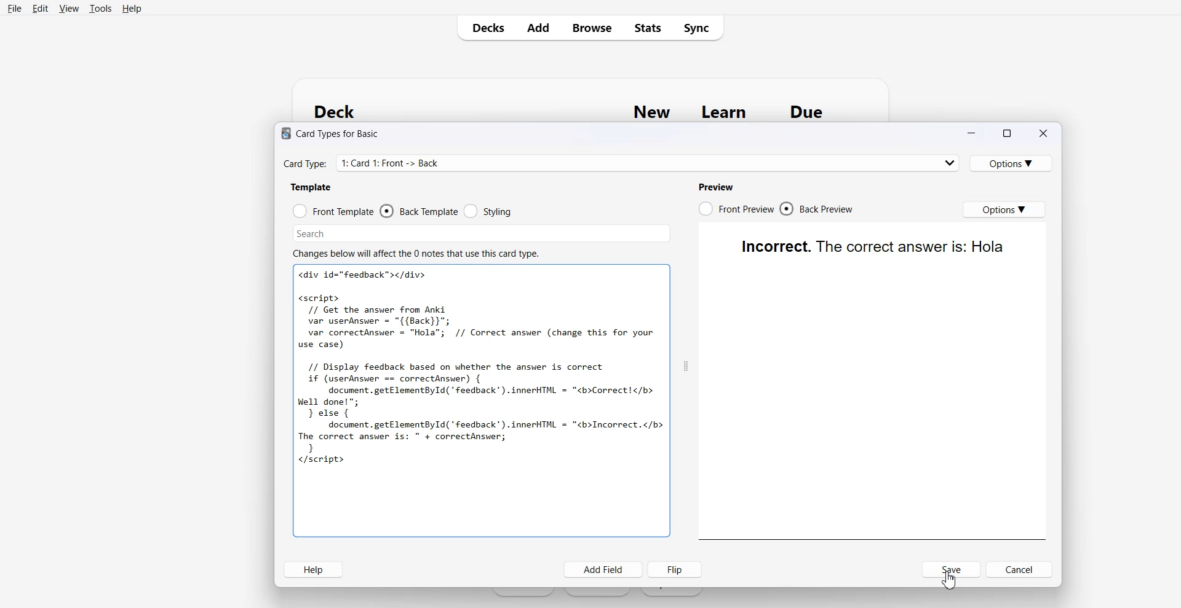 This screenshot has height=608, width=1181. What do you see at coordinates (952, 569) in the screenshot?
I see `Save` at bounding box center [952, 569].